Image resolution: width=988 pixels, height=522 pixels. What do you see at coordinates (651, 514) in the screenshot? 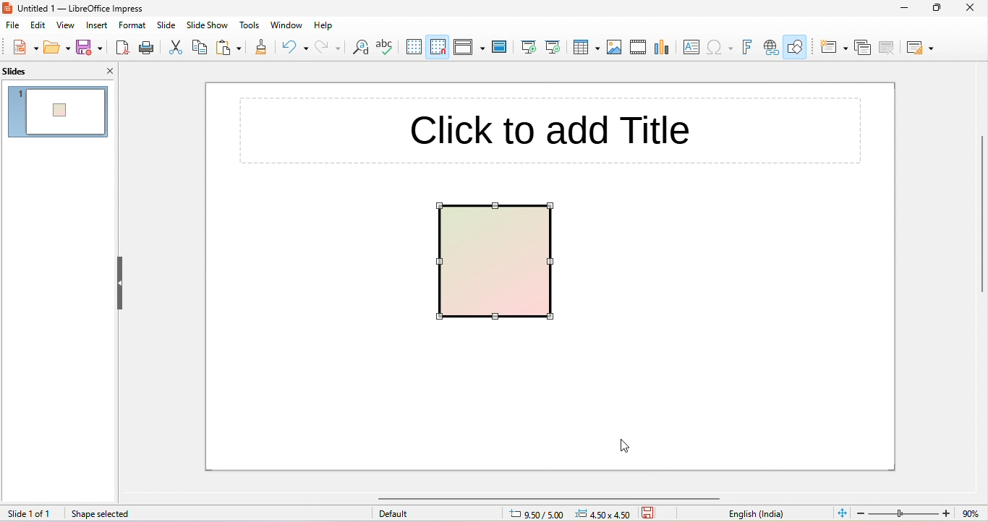
I see `save` at bounding box center [651, 514].